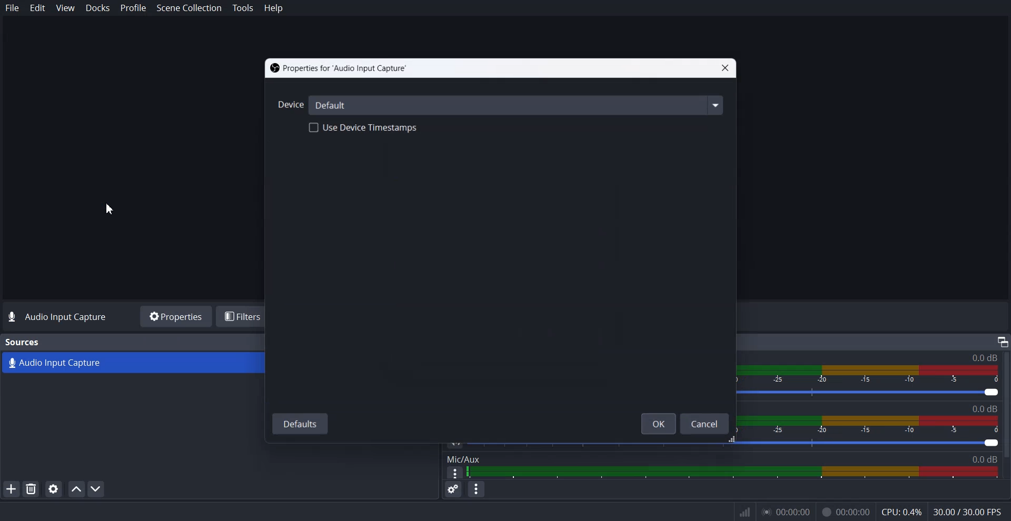 The width and height of the screenshot is (1011, 521). Describe the element at coordinates (31, 488) in the screenshot. I see `Remove Selected Source` at that location.